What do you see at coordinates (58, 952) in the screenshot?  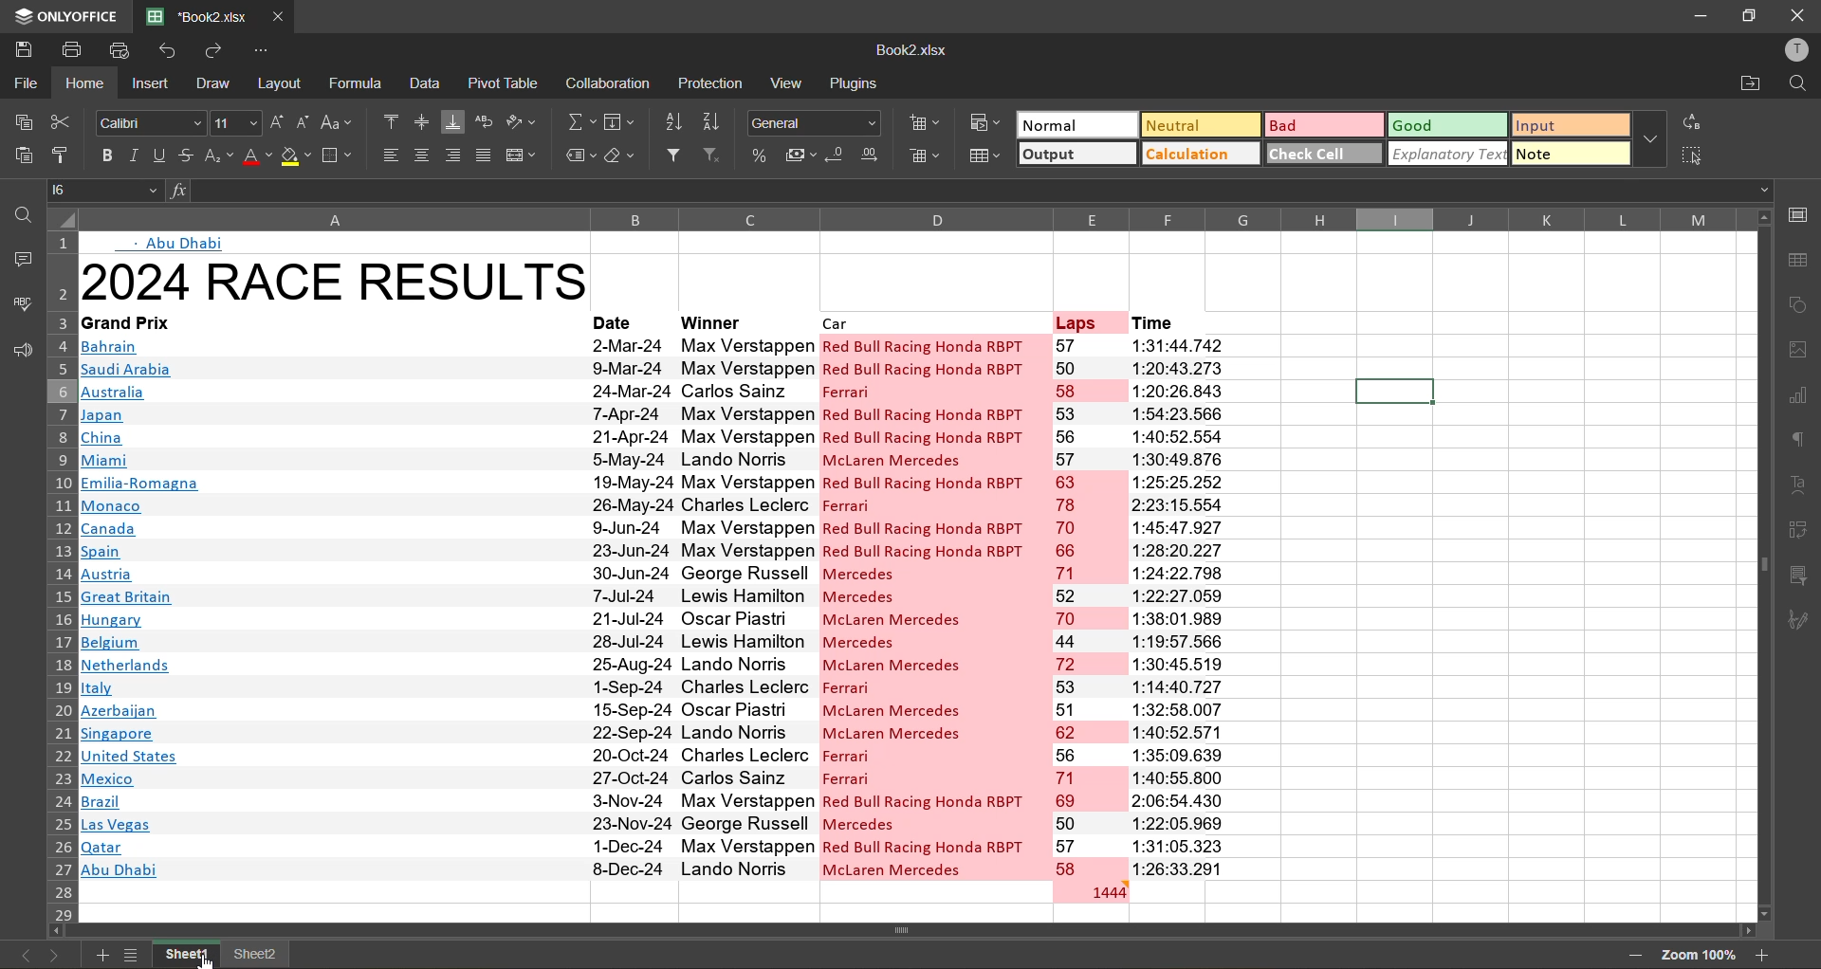 I see `next` at bounding box center [58, 952].